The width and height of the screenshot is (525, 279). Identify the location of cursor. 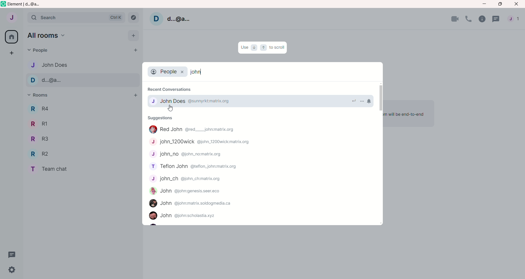
(171, 108).